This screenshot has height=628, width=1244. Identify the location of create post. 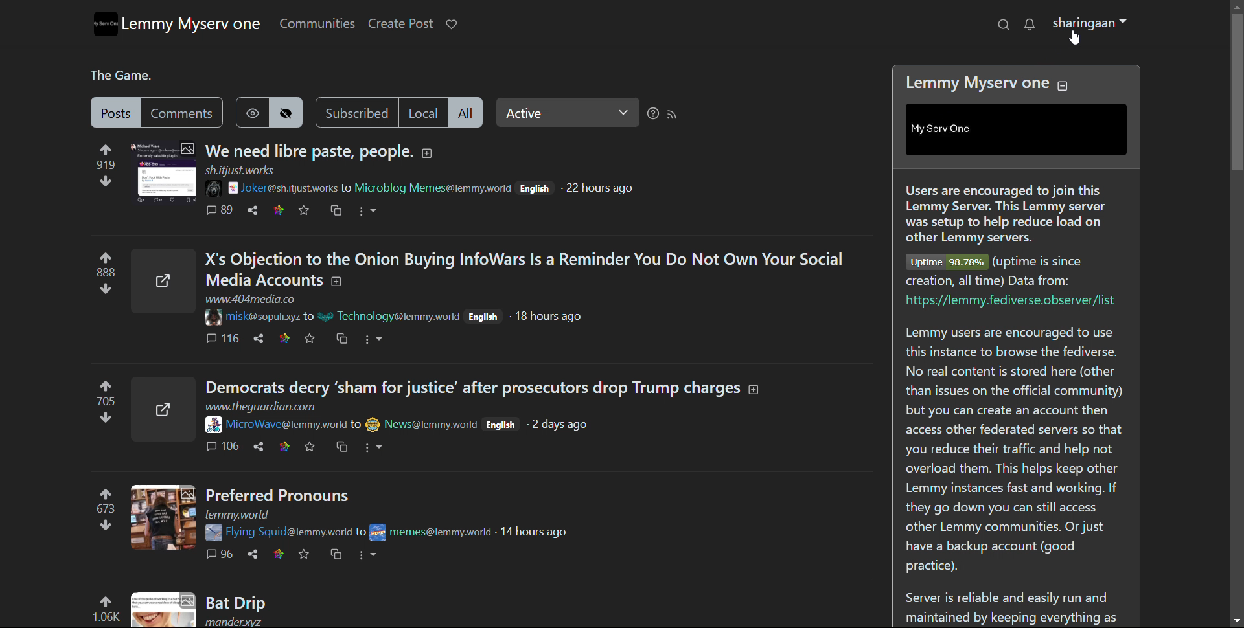
(399, 24).